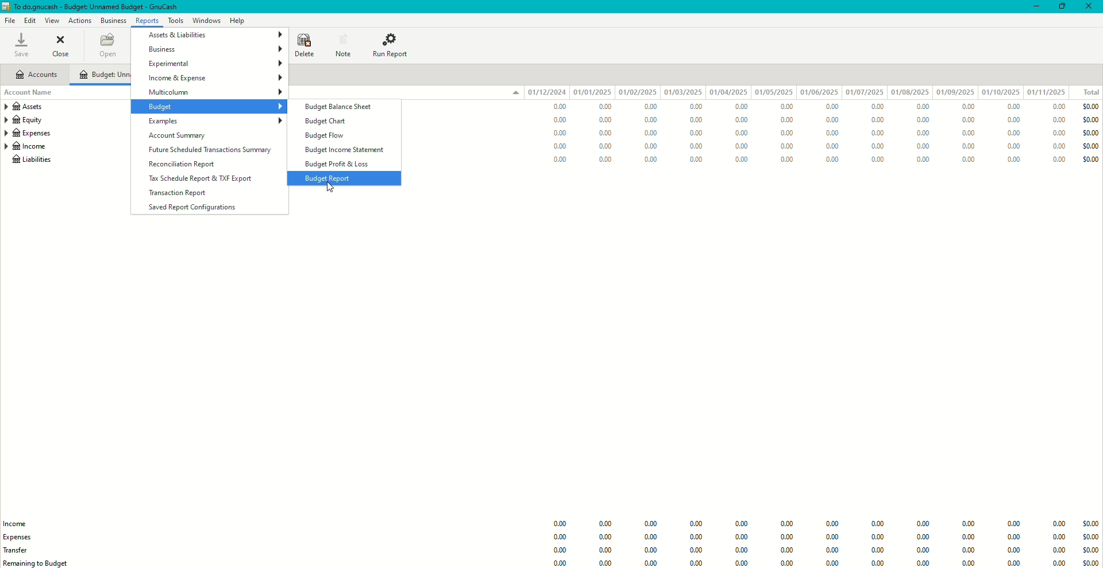 The width and height of the screenshot is (1103, 568). I want to click on 0.00, so click(1011, 551).